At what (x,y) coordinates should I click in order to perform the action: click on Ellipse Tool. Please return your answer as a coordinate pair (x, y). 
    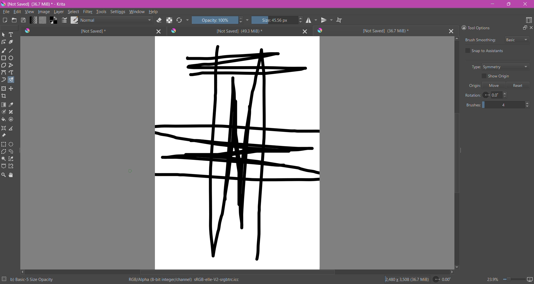
    Looking at the image, I should click on (12, 58).